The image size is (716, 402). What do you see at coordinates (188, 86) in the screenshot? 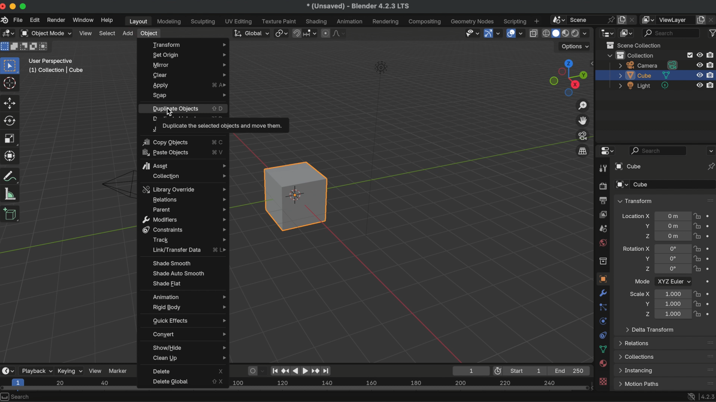
I see `apply menu` at bounding box center [188, 86].